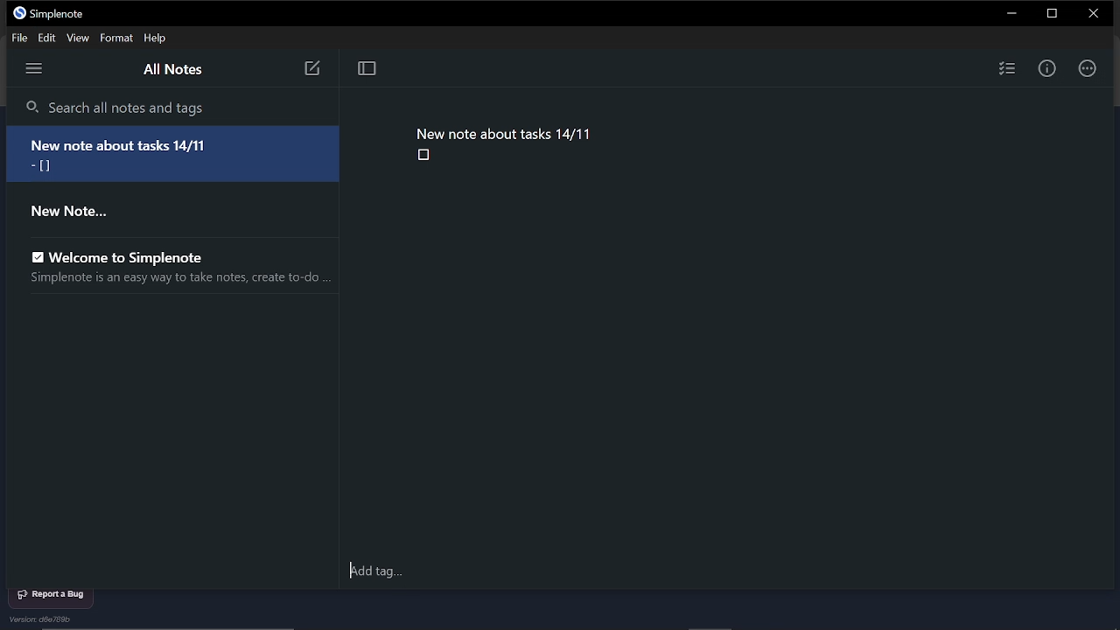 The image size is (1120, 630). I want to click on Welcome to Simplenote, so click(125, 257).